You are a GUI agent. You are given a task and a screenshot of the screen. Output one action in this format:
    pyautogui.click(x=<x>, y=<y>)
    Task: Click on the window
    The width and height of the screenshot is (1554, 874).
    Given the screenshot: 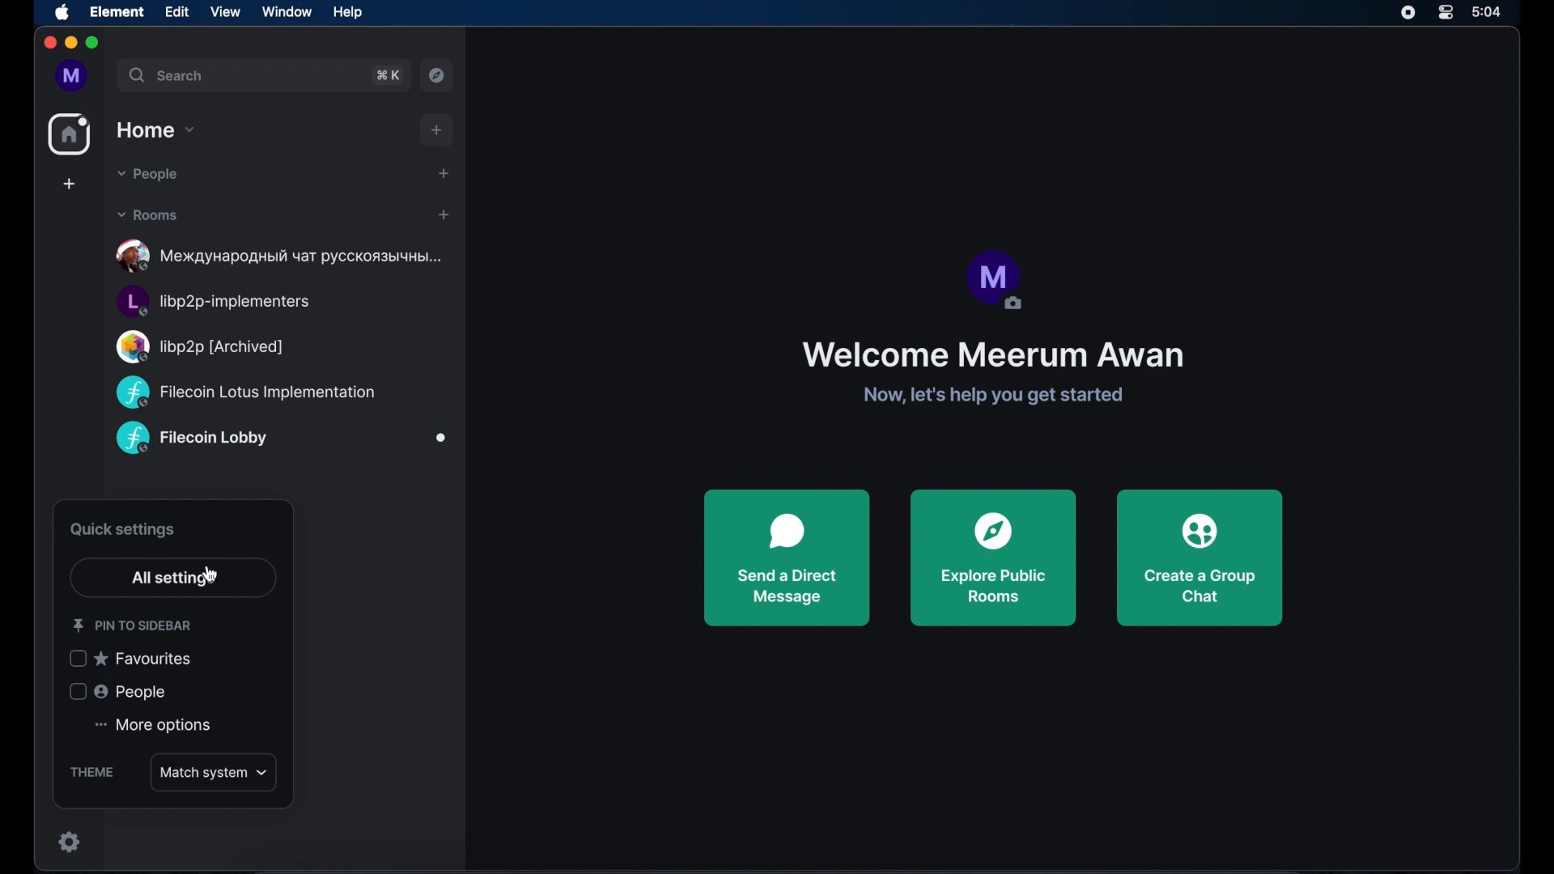 What is the action you would take?
    pyautogui.click(x=287, y=11)
    